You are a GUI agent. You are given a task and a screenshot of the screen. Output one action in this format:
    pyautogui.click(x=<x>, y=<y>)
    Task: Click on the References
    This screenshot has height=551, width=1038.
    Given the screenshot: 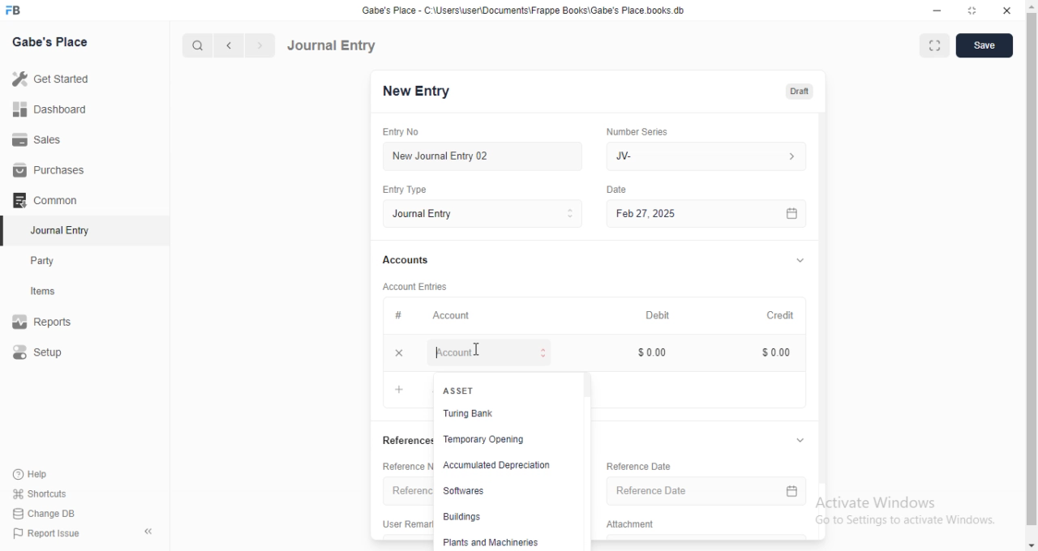 What is the action you would take?
    pyautogui.click(x=405, y=441)
    